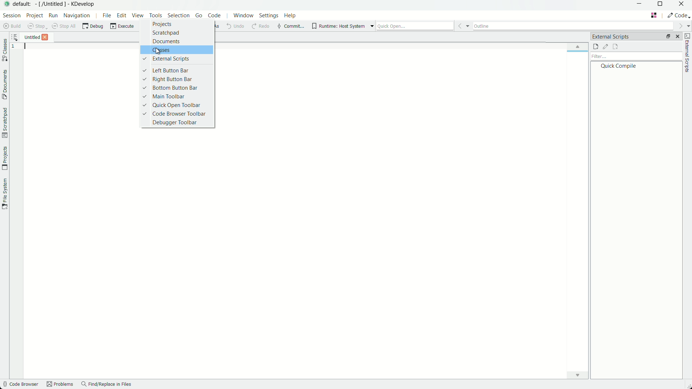  I want to click on code browser, so click(21, 385).